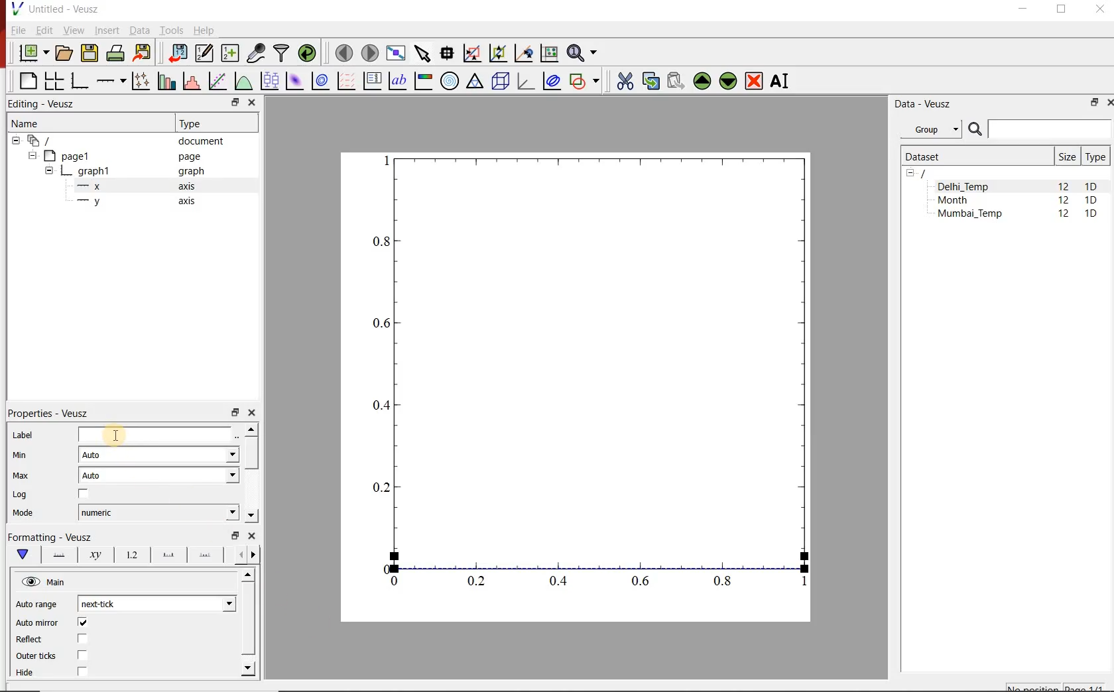 The width and height of the screenshot is (1114, 692). What do you see at coordinates (320, 82) in the screenshot?
I see `plot a 2d dataset as contours` at bounding box center [320, 82].